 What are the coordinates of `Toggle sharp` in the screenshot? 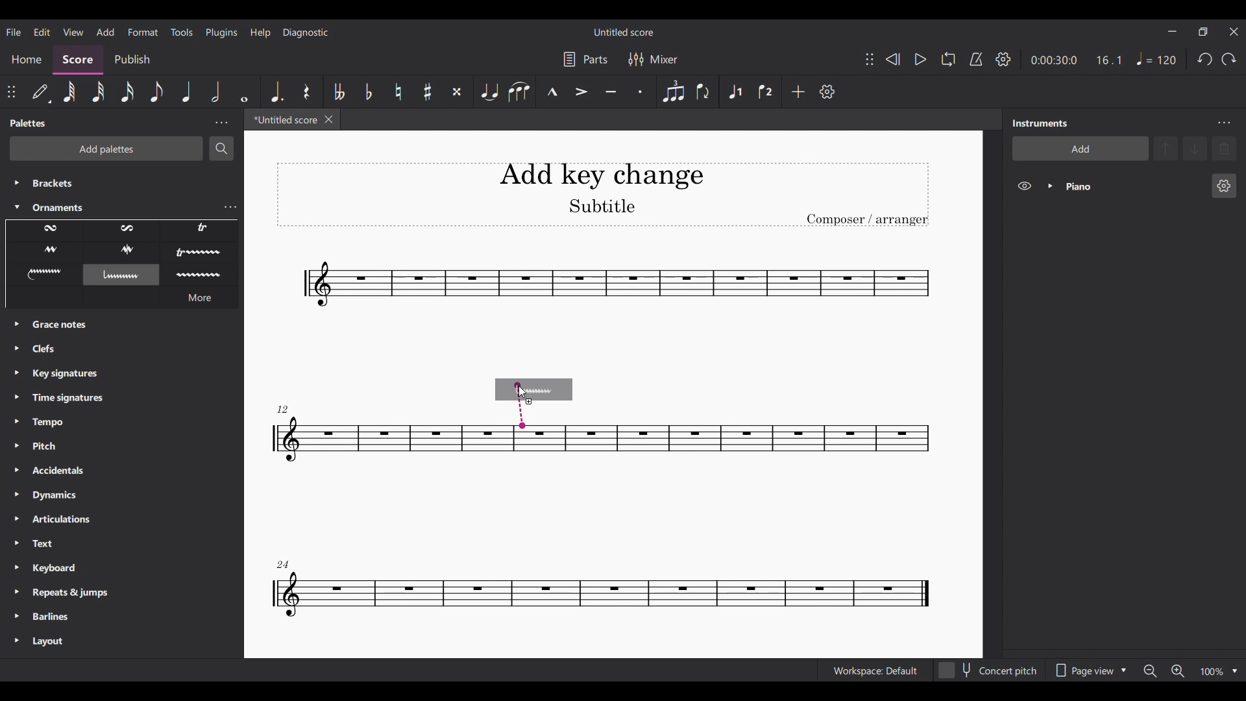 It's located at (427, 92).